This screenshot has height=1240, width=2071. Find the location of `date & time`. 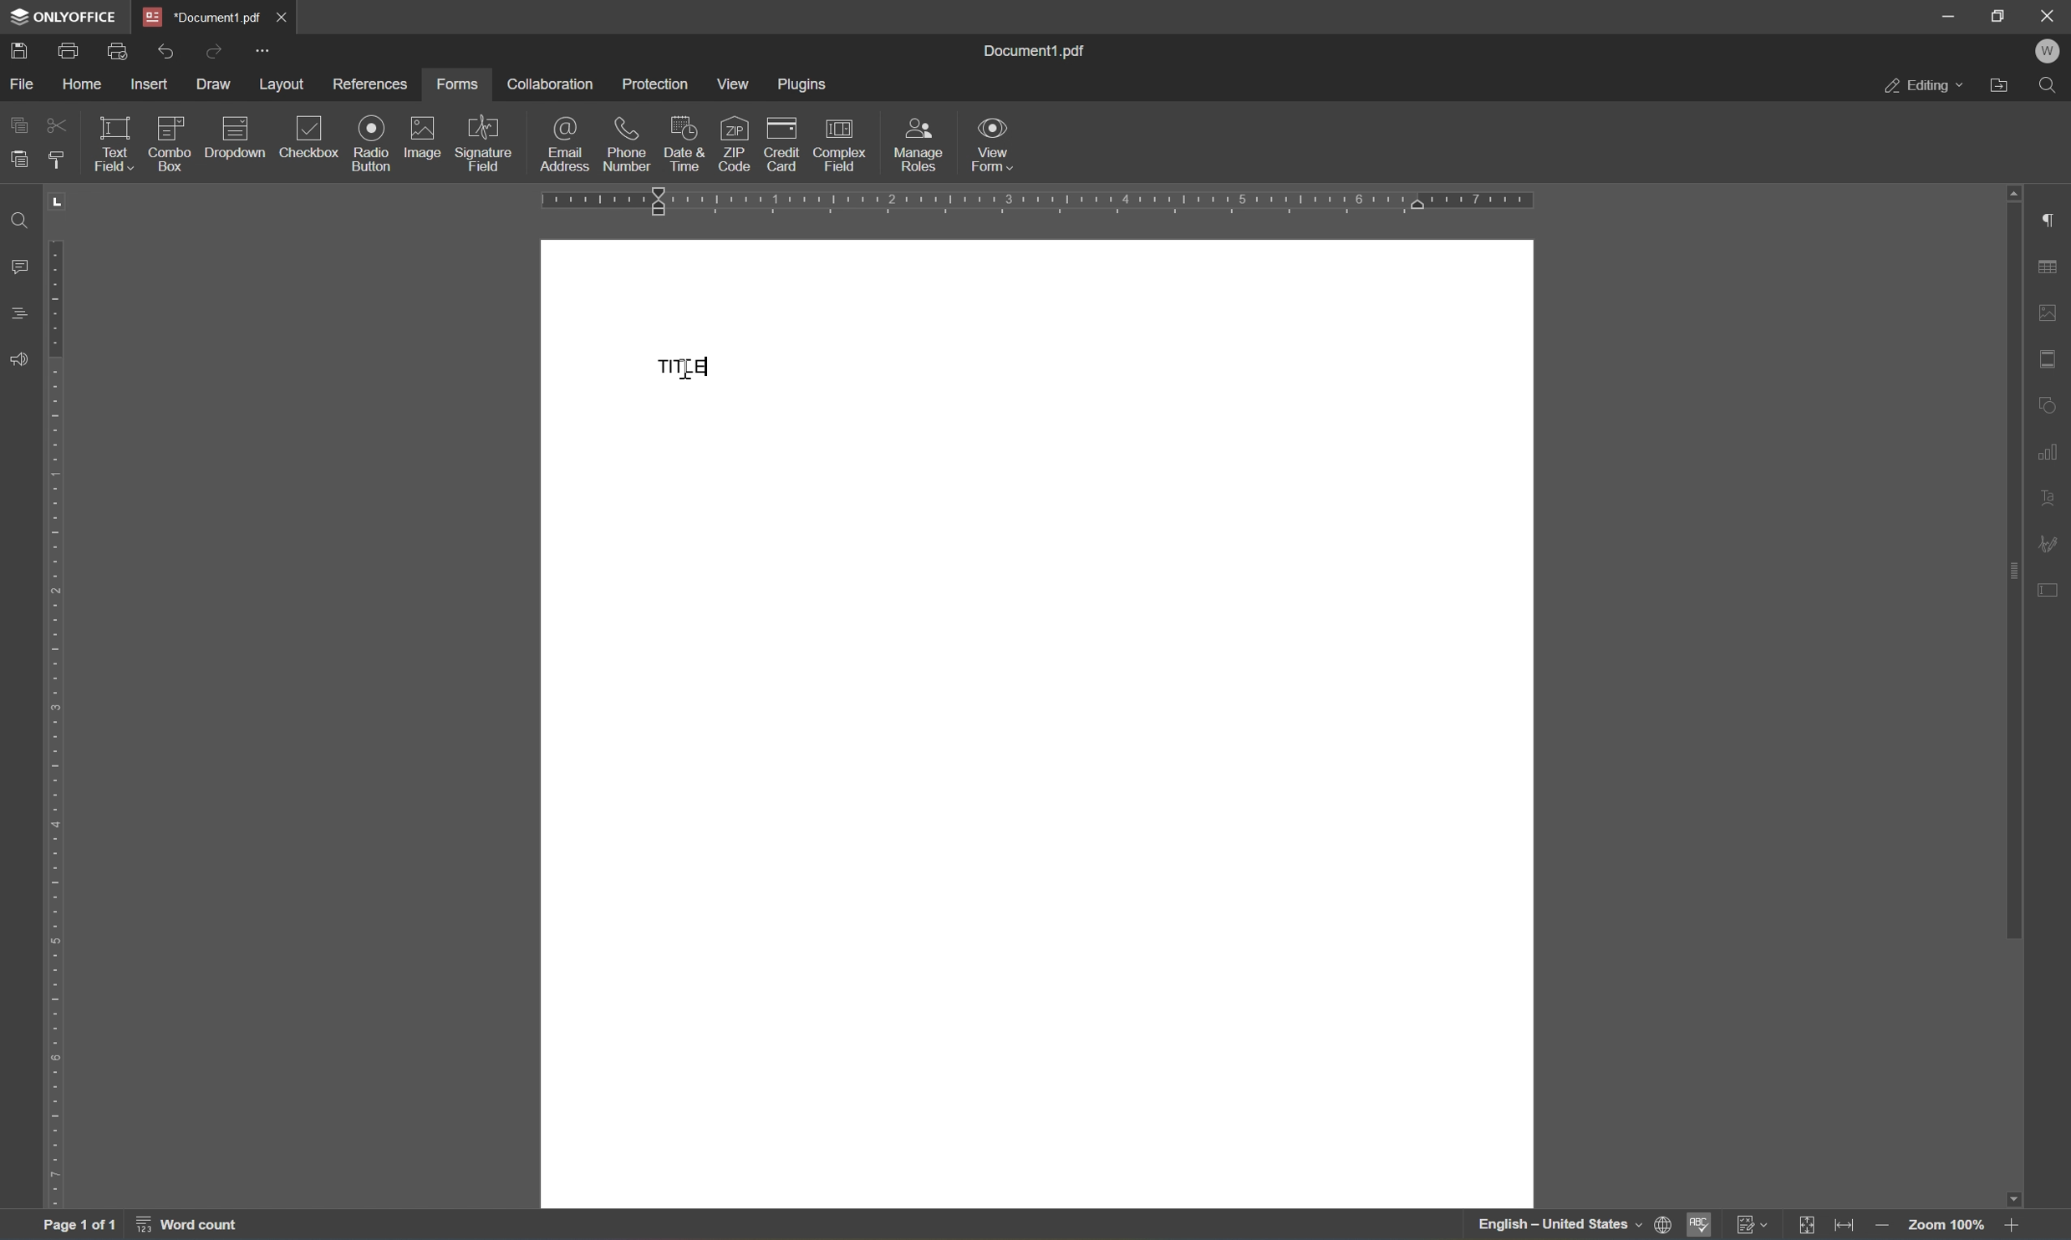

date & time is located at coordinates (684, 142).